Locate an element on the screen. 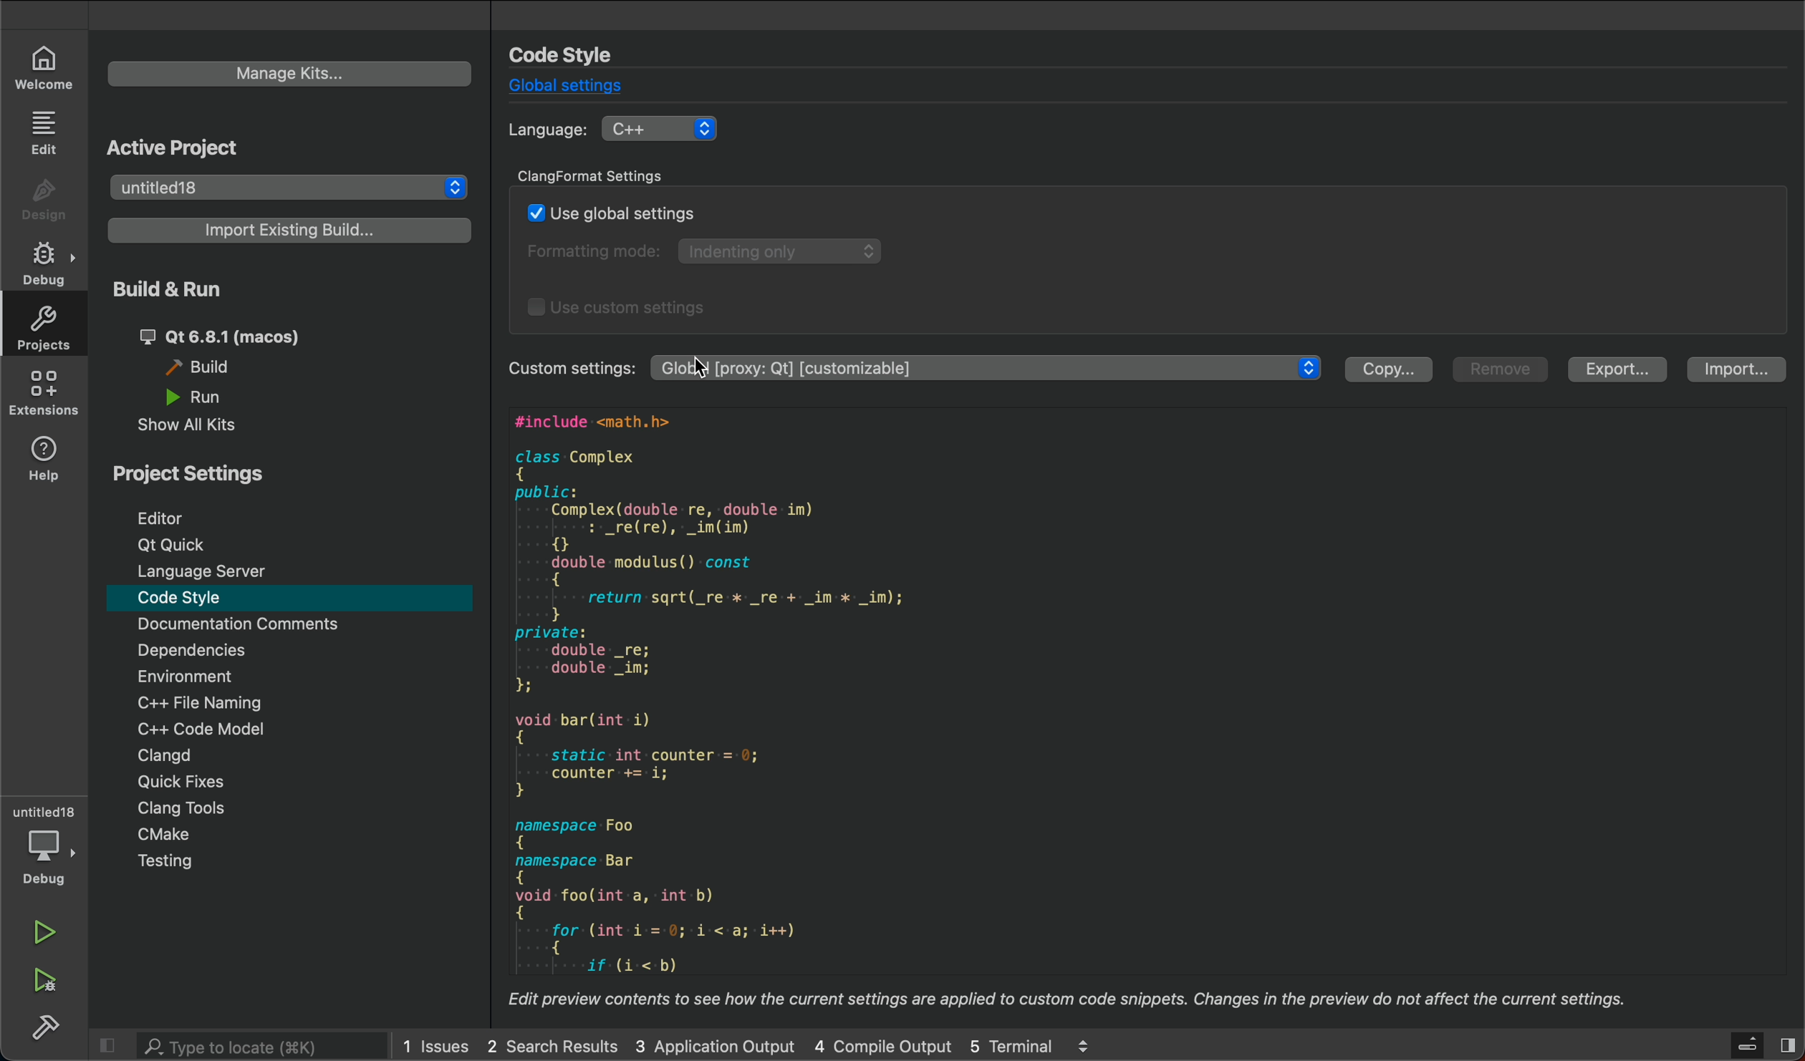 This screenshot has width=1805, height=1061. copy is located at coordinates (1391, 369).